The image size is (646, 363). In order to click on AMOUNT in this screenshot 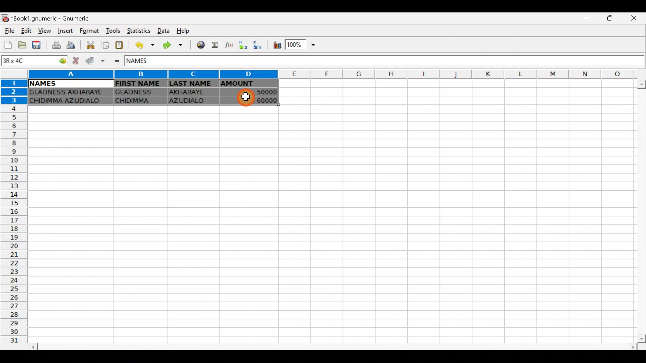, I will do `click(248, 84)`.